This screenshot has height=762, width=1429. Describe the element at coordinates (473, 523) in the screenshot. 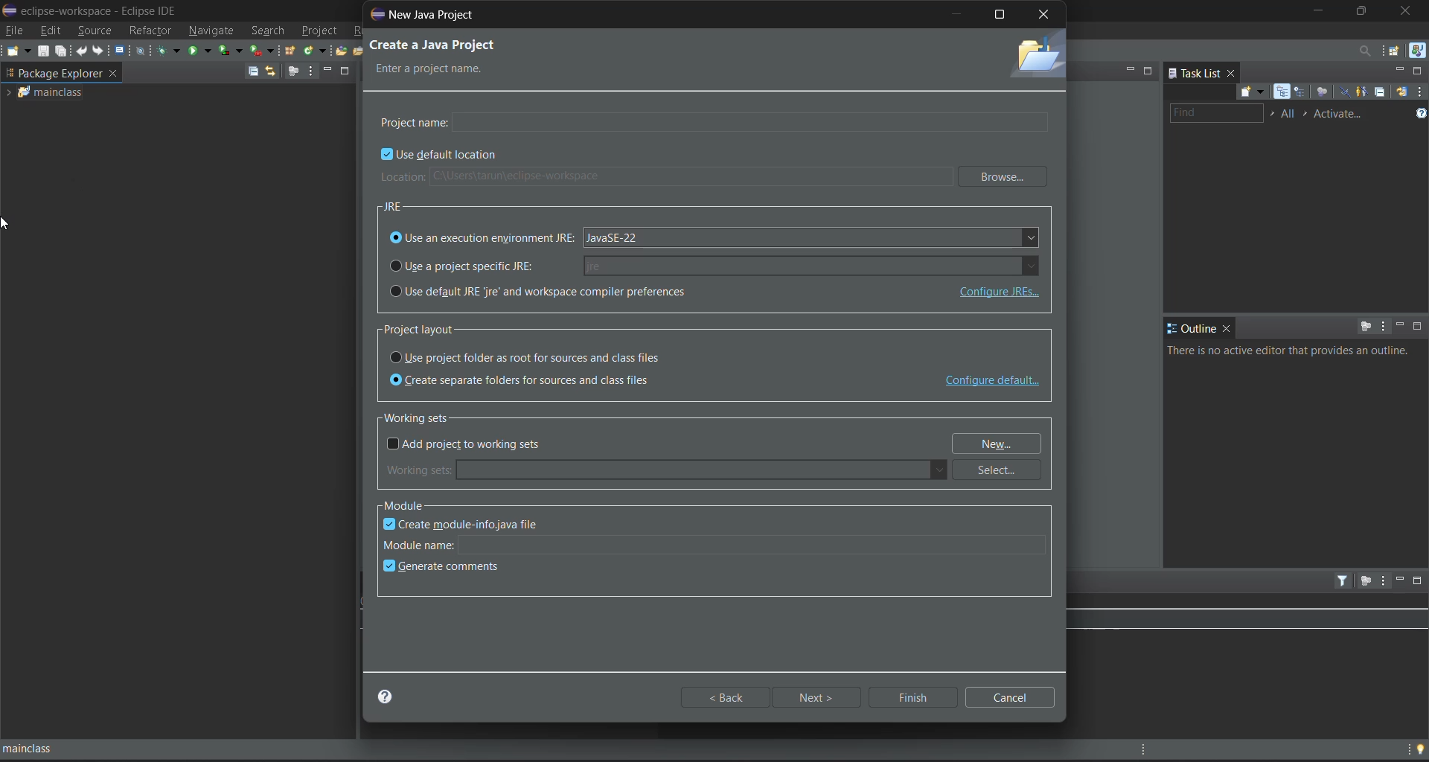

I see `create module info` at that location.